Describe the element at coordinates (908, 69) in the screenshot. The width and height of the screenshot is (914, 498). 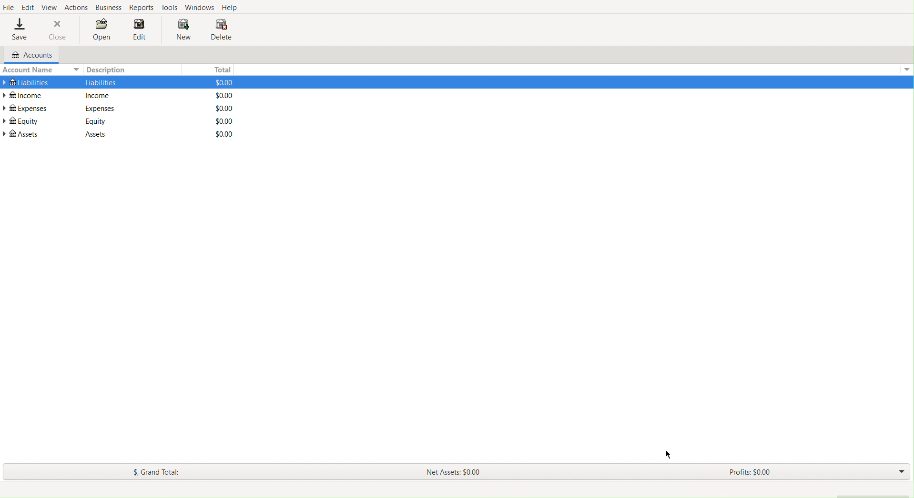
I see `drop down` at that location.